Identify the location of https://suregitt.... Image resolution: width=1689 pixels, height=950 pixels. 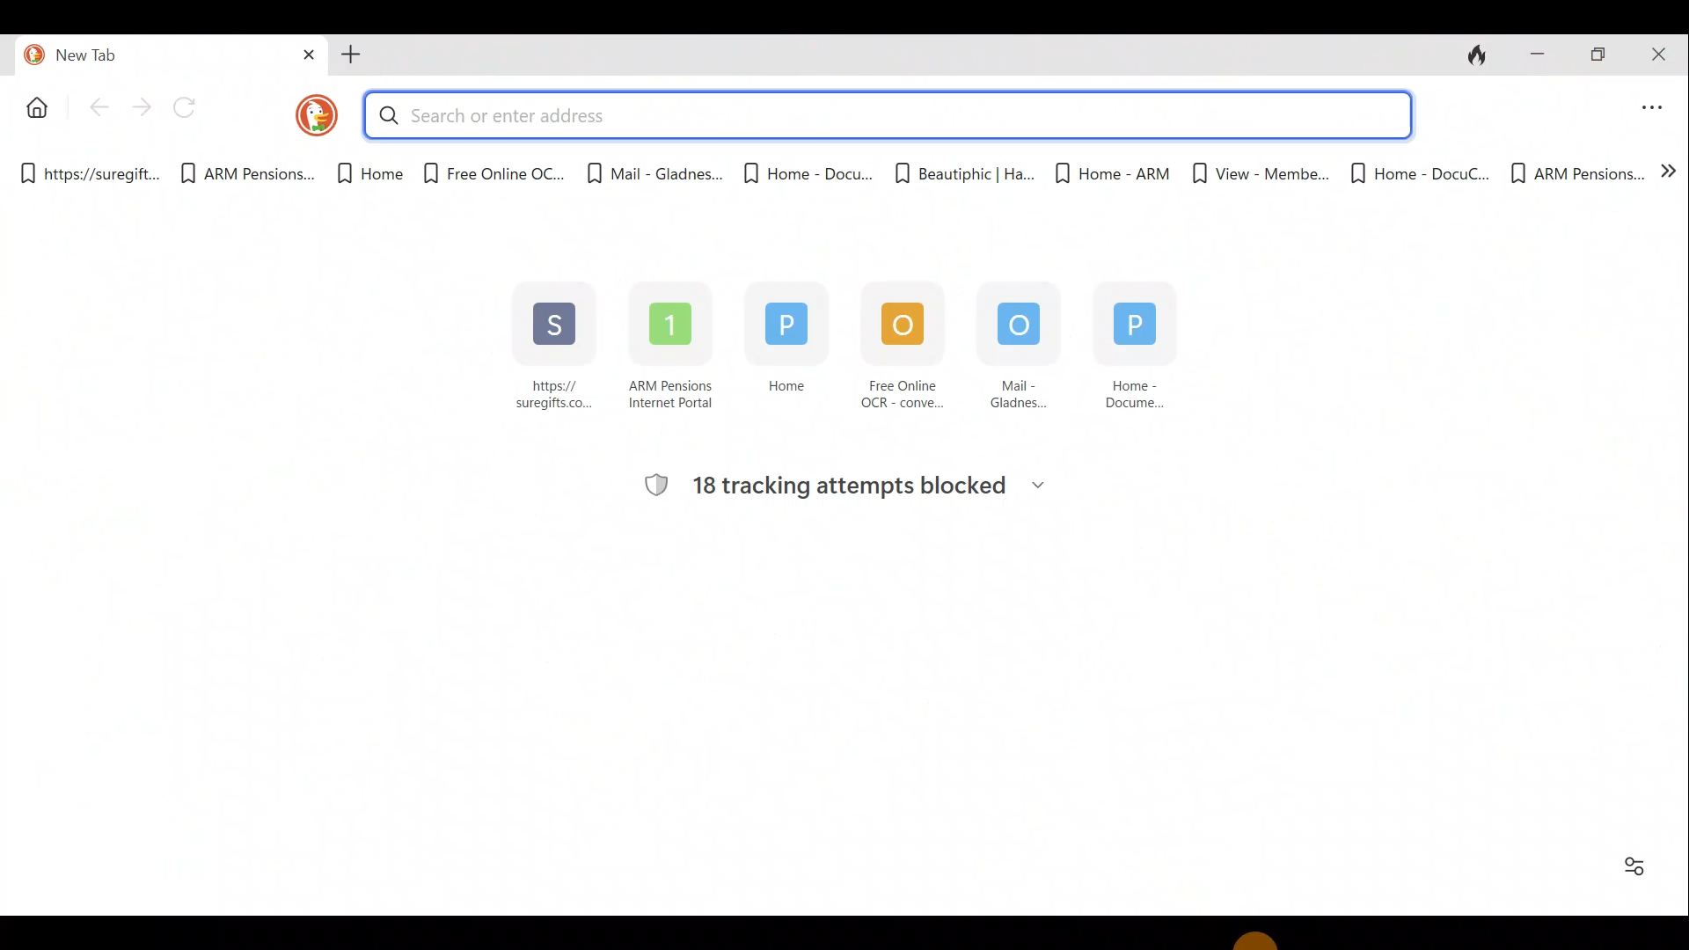
(93, 171).